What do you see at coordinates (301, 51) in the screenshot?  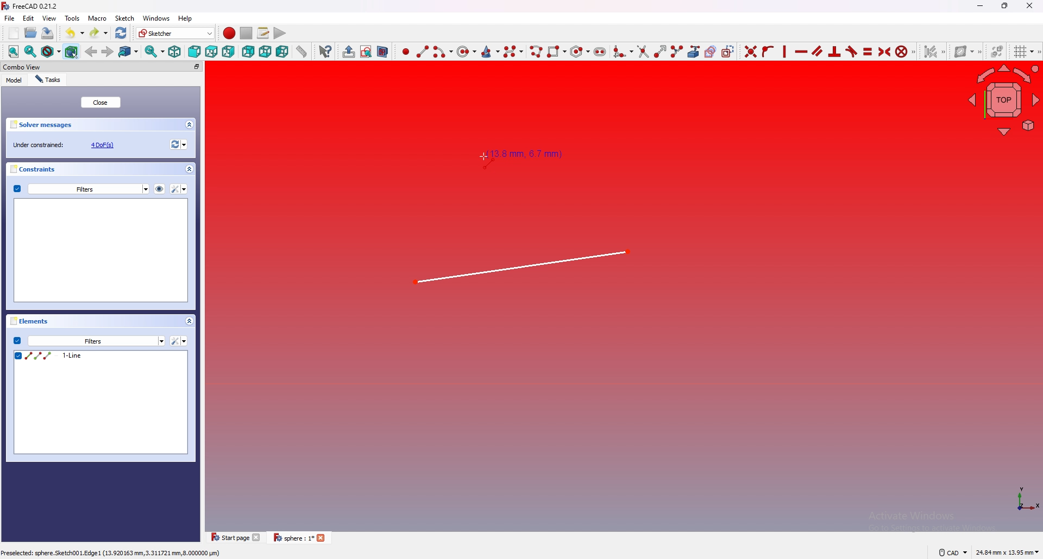 I see `Measure distance` at bounding box center [301, 51].